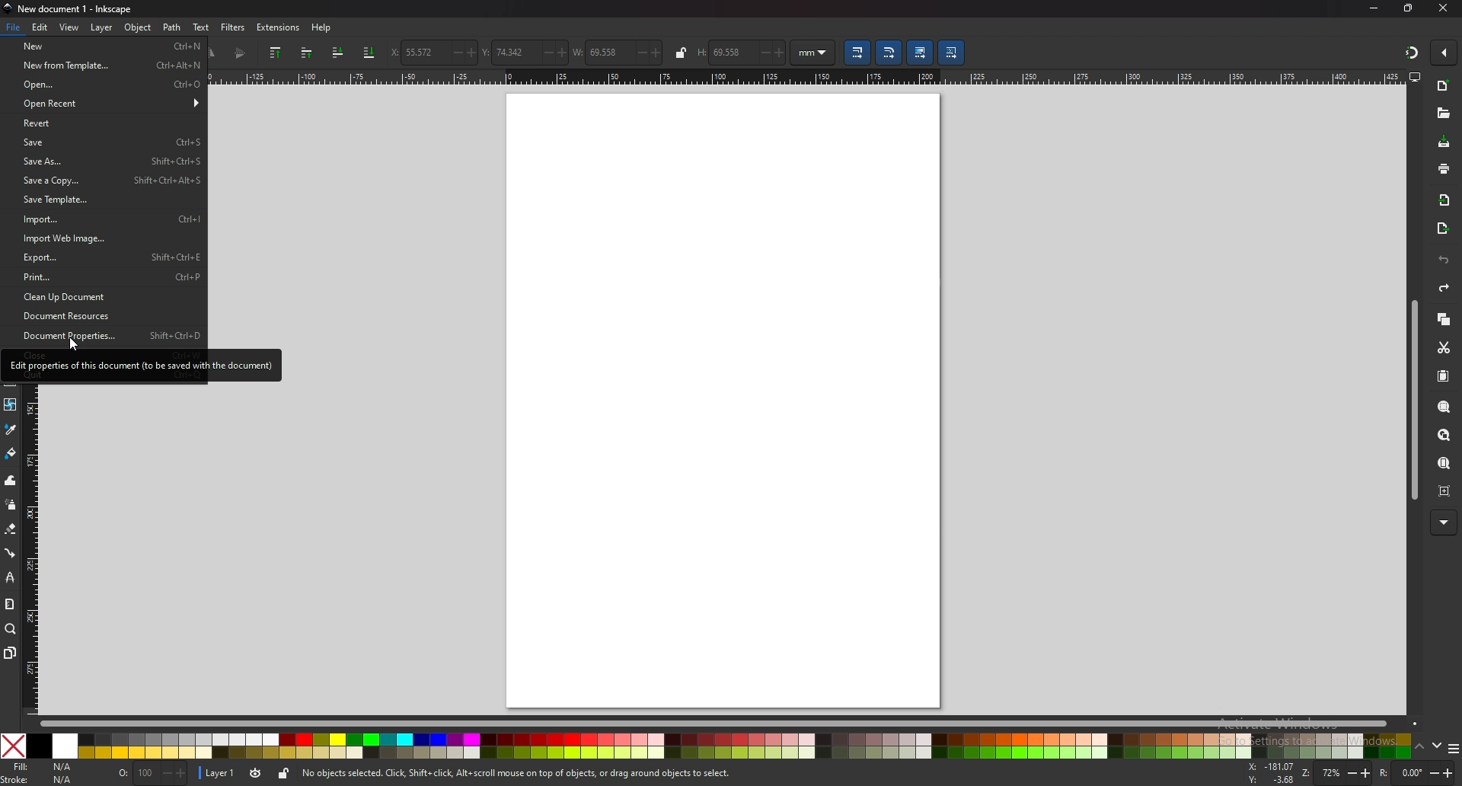 Image resolution: width=1462 pixels, height=786 pixels. I want to click on export, so click(102, 258).